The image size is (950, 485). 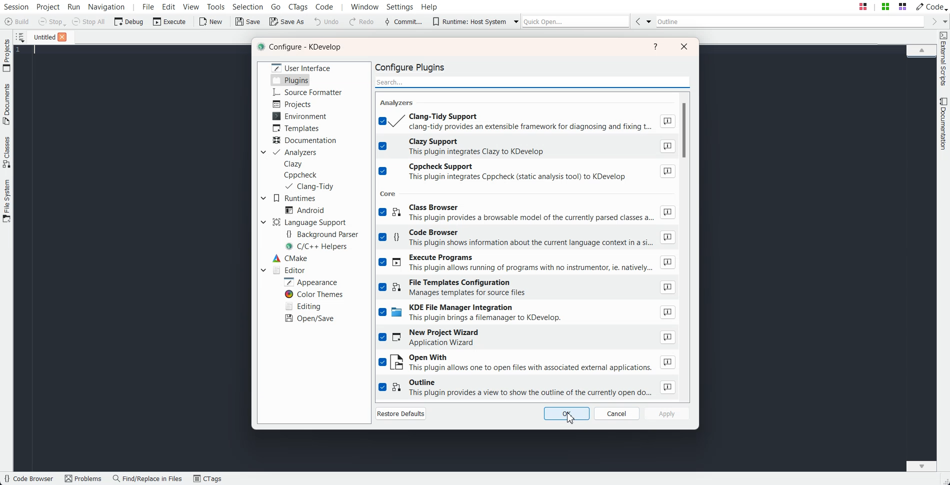 What do you see at coordinates (263, 221) in the screenshot?
I see `Drop down box` at bounding box center [263, 221].